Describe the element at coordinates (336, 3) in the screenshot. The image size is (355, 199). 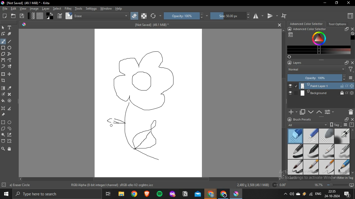
I see `Restore` at that location.